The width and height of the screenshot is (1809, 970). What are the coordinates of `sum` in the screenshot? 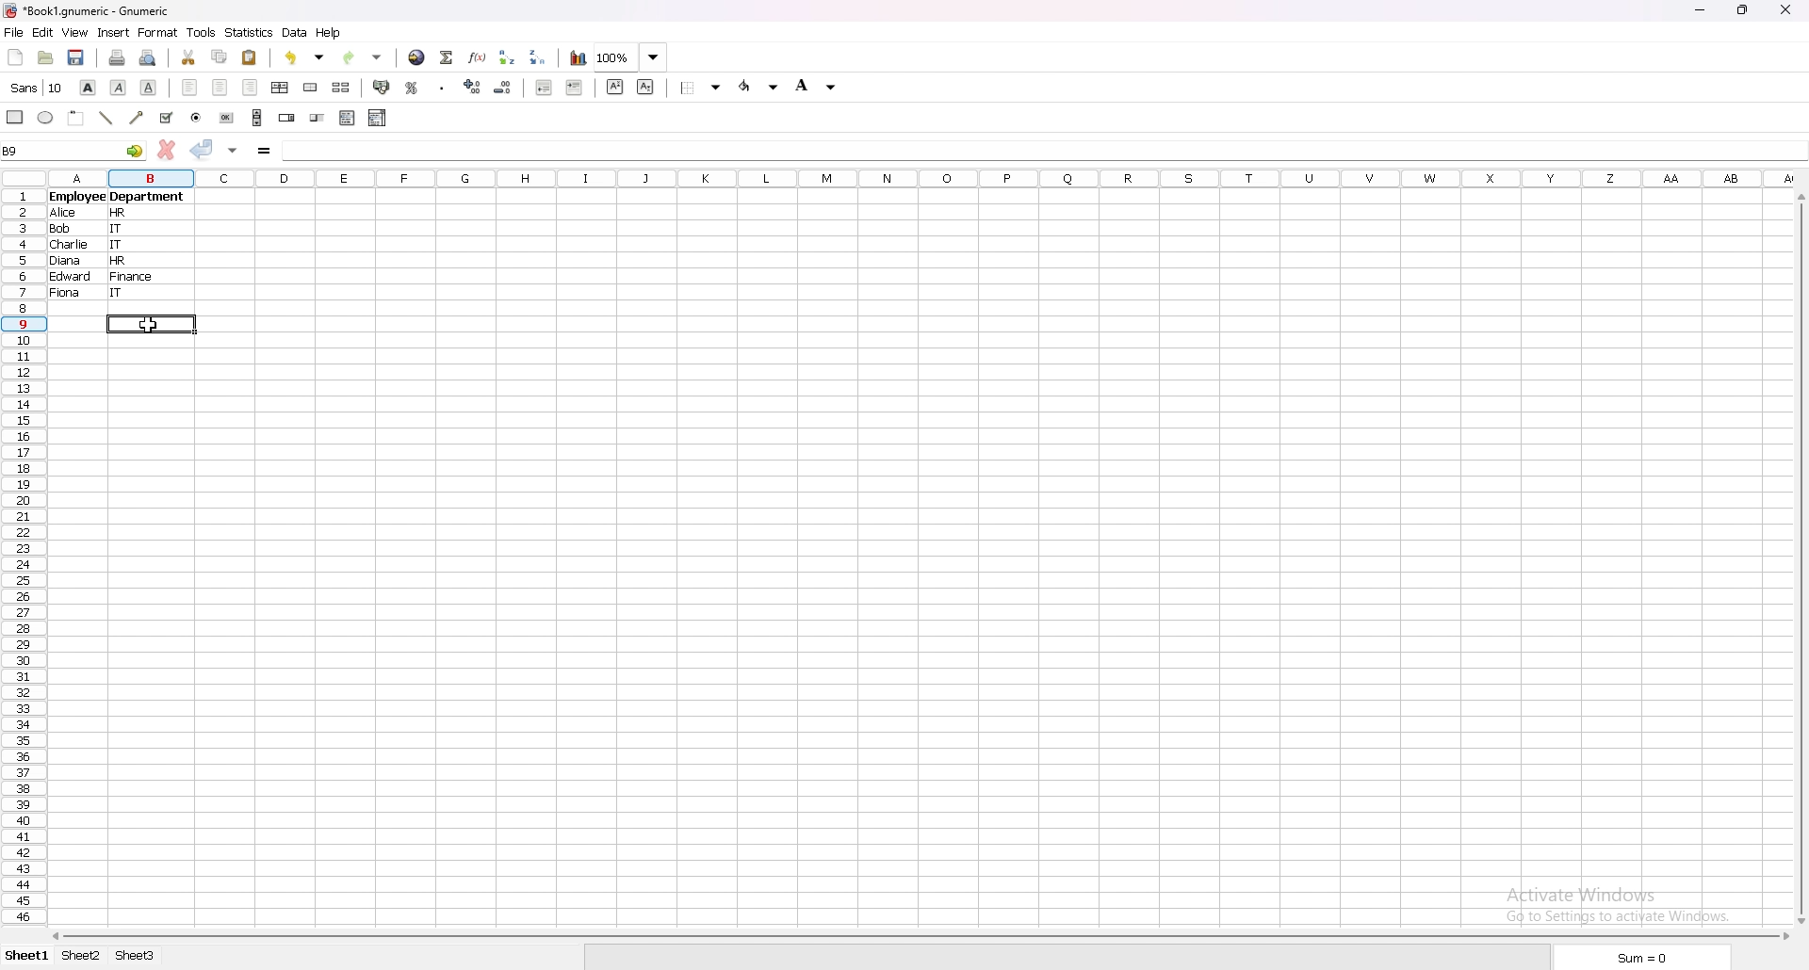 It's located at (1638, 959).